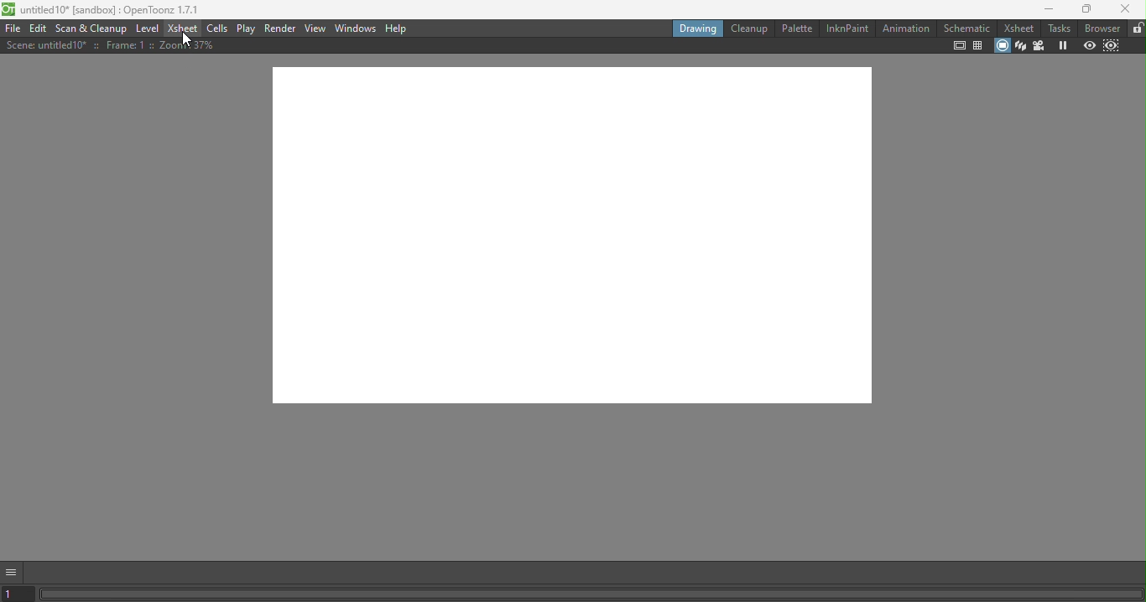  I want to click on Scene details, so click(116, 47).